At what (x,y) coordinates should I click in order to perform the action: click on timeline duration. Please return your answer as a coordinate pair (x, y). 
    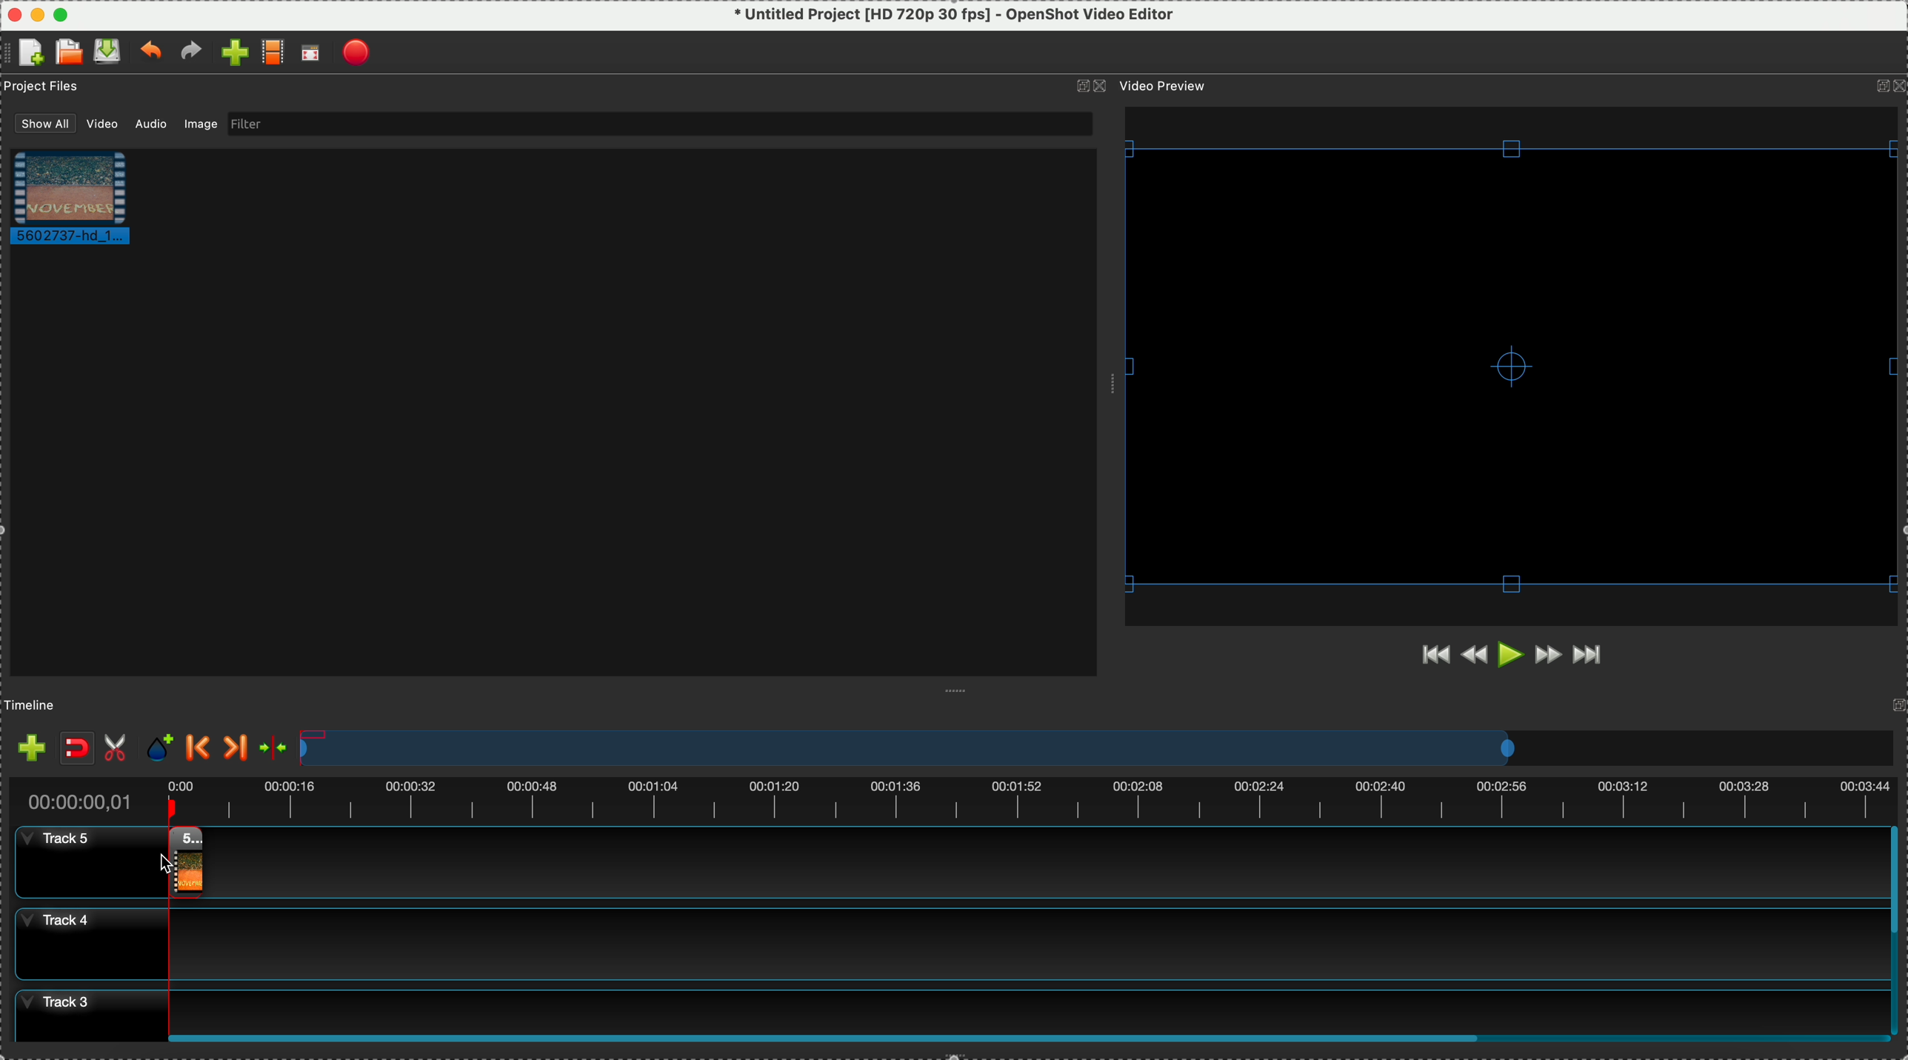
    Looking at the image, I should click on (950, 796).